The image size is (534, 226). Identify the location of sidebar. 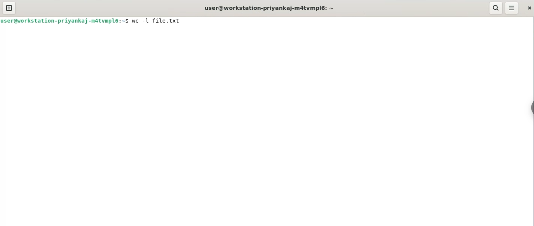
(531, 107).